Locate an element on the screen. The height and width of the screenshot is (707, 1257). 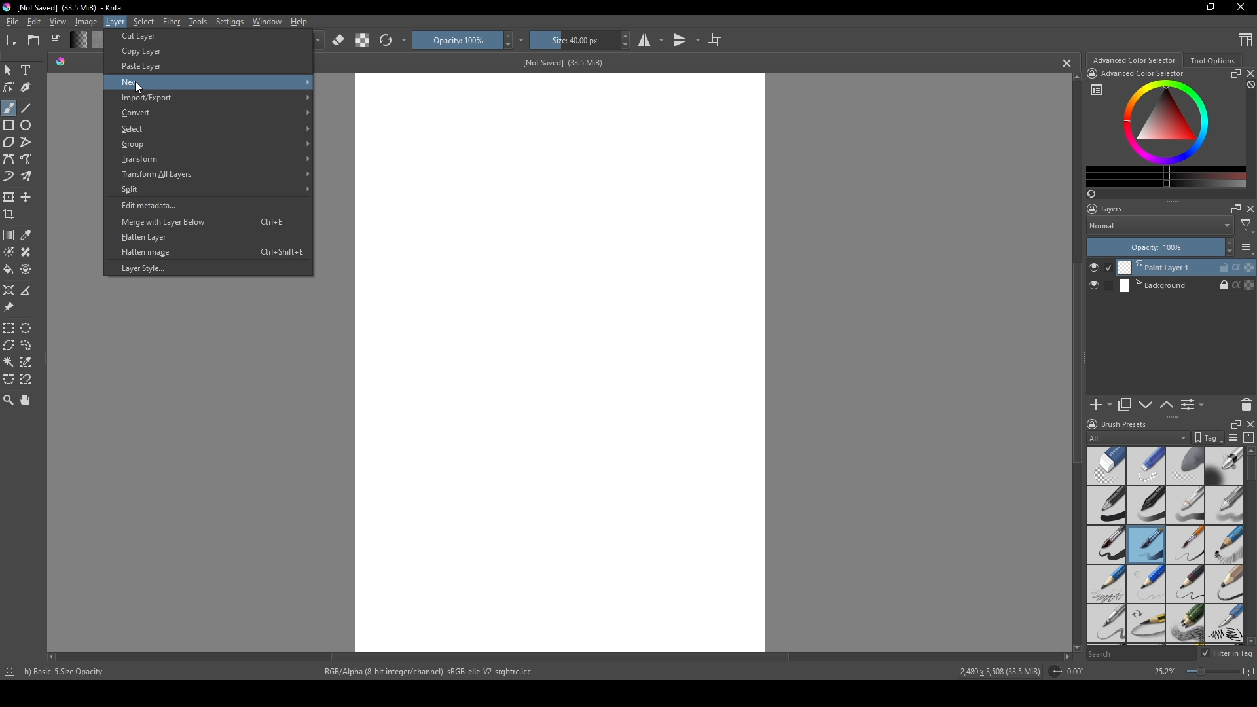
resize is located at coordinates (1233, 73).